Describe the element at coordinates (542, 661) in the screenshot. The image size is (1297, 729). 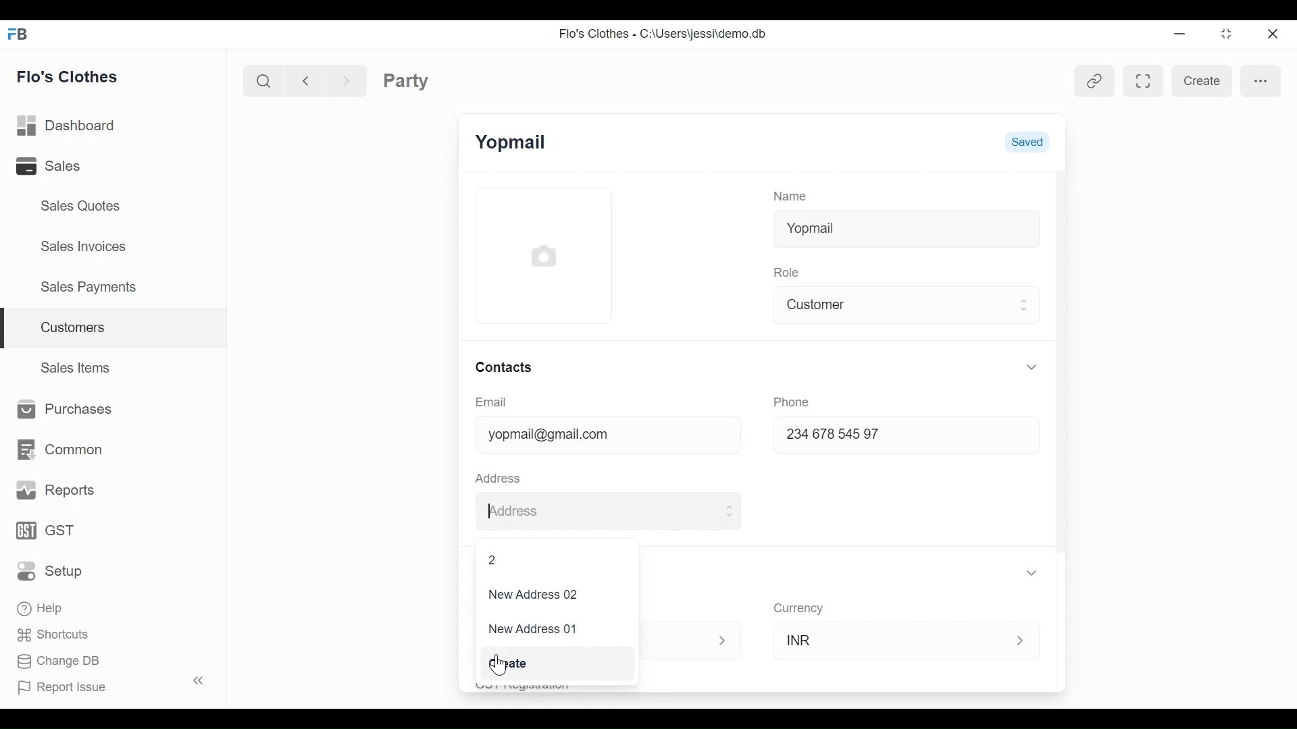
I see `Create` at that location.